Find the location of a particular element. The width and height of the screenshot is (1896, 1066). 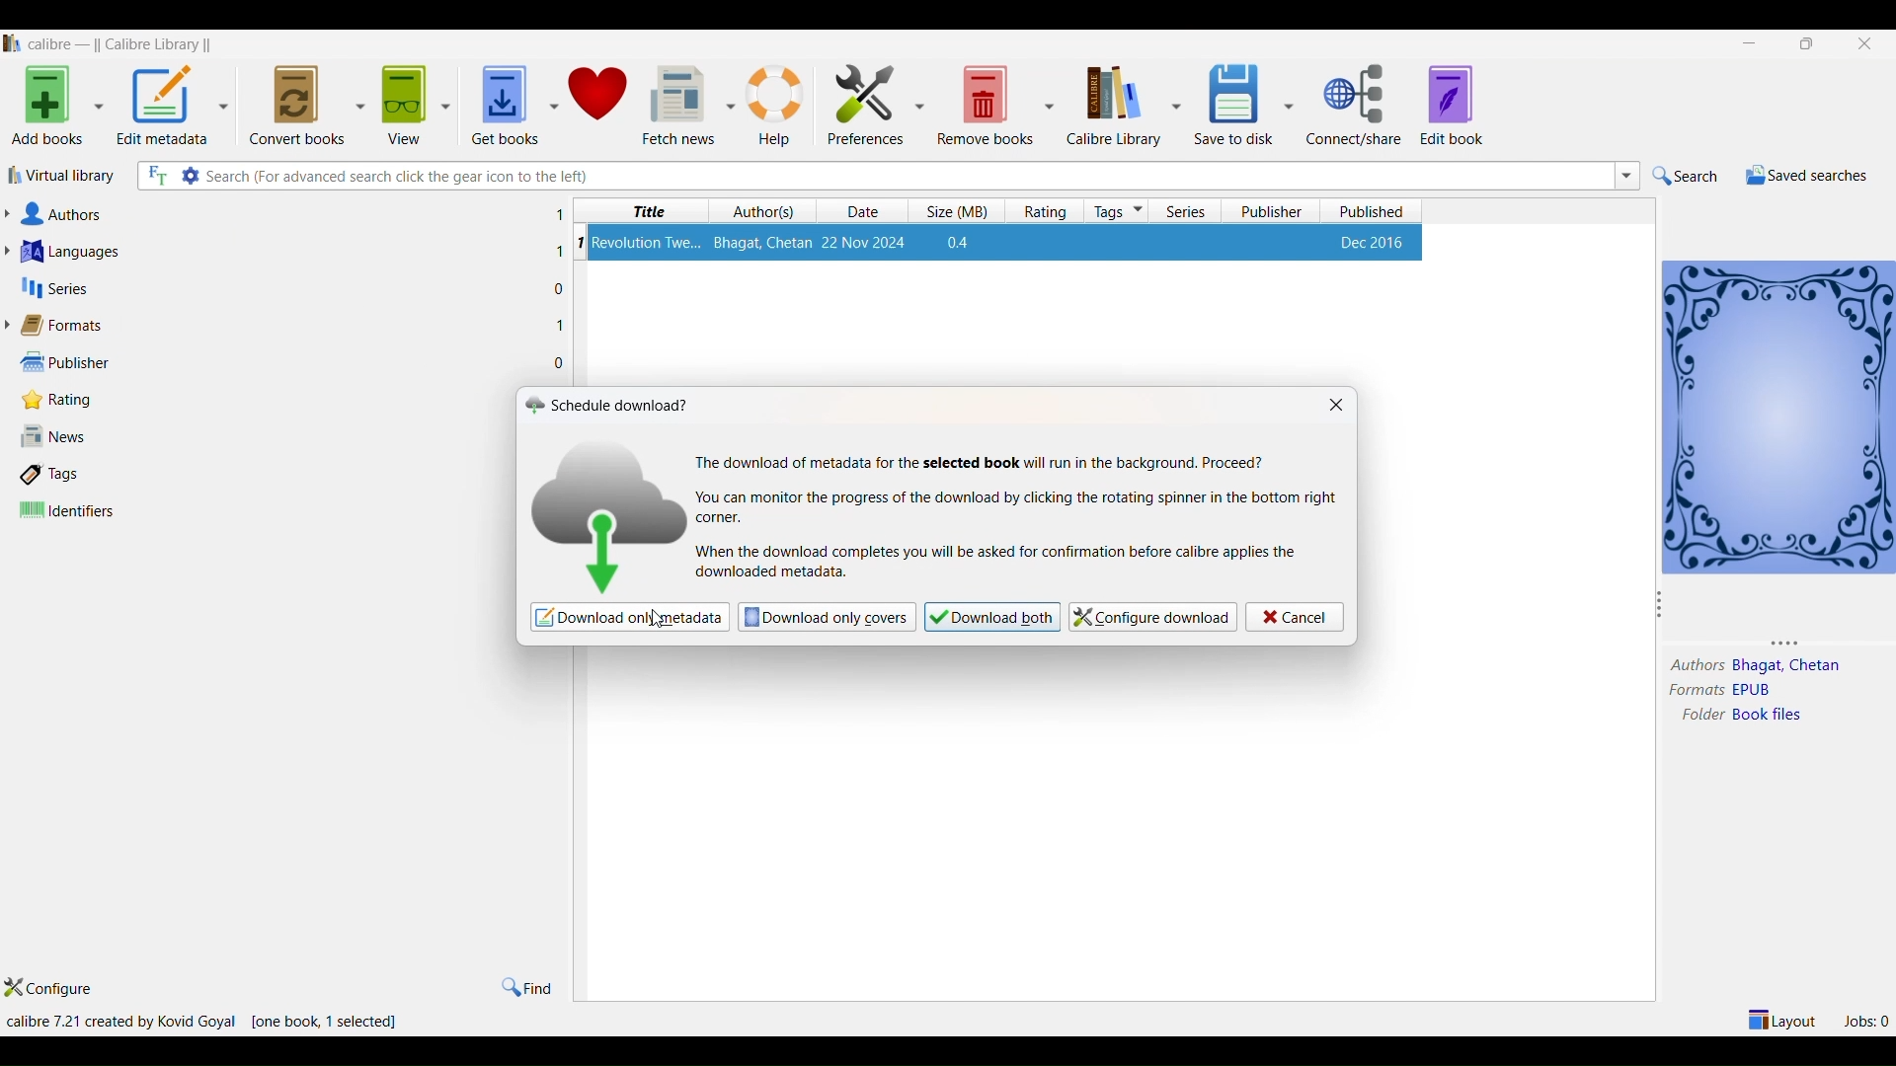

languages is located at coordinates (76, 252).